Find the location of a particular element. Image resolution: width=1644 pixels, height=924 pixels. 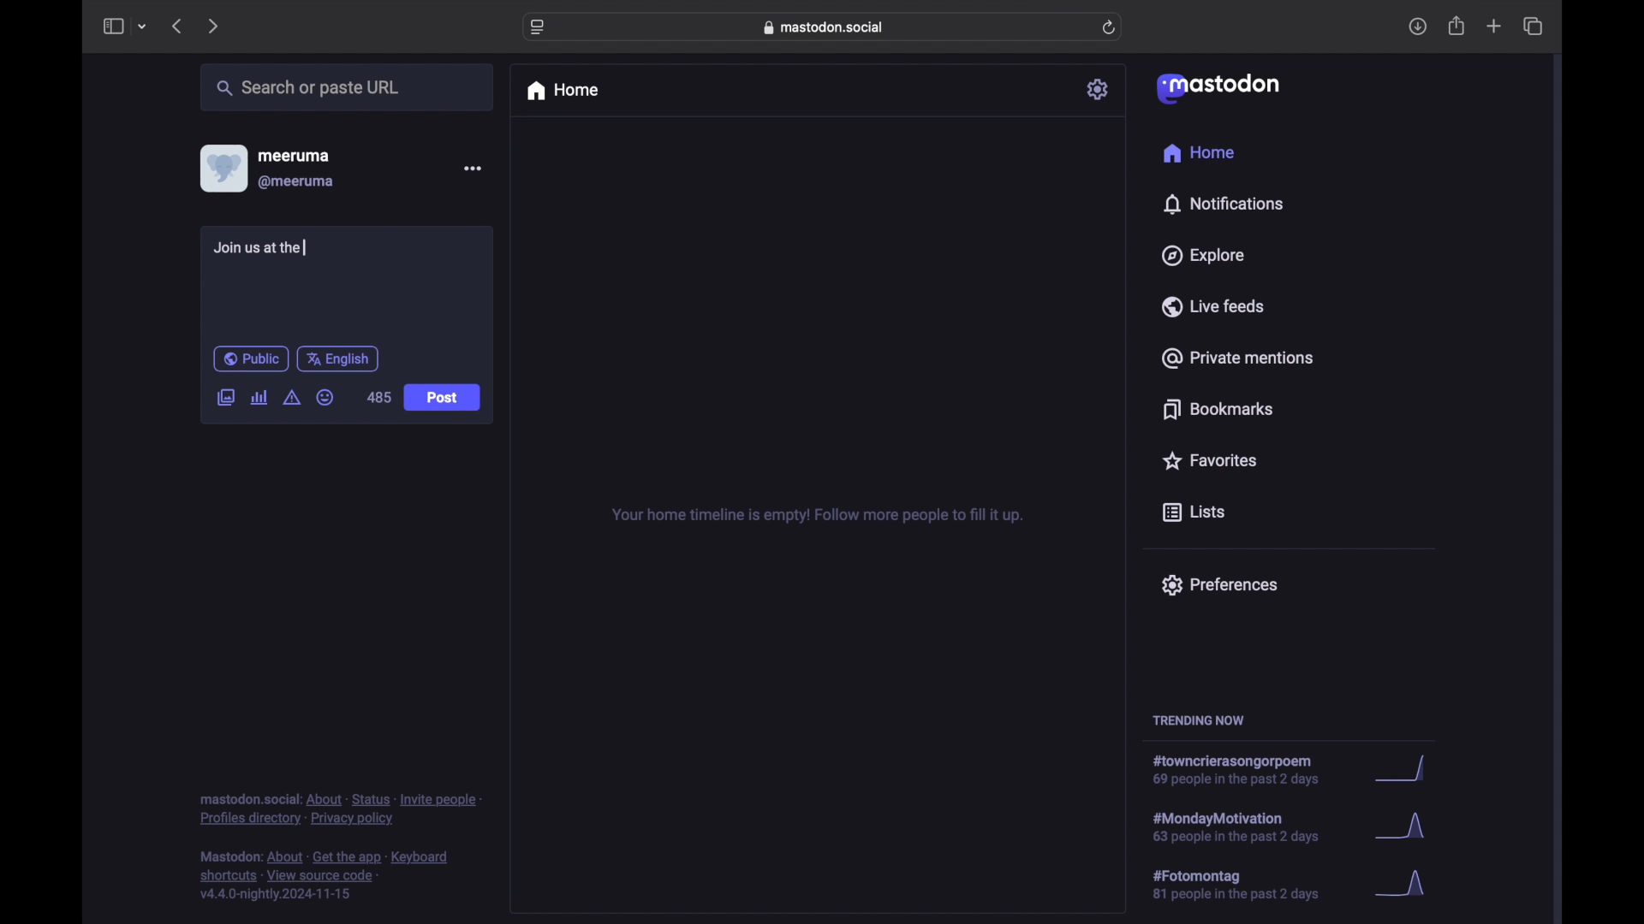

refresh is located at coordinates (1111, 28).